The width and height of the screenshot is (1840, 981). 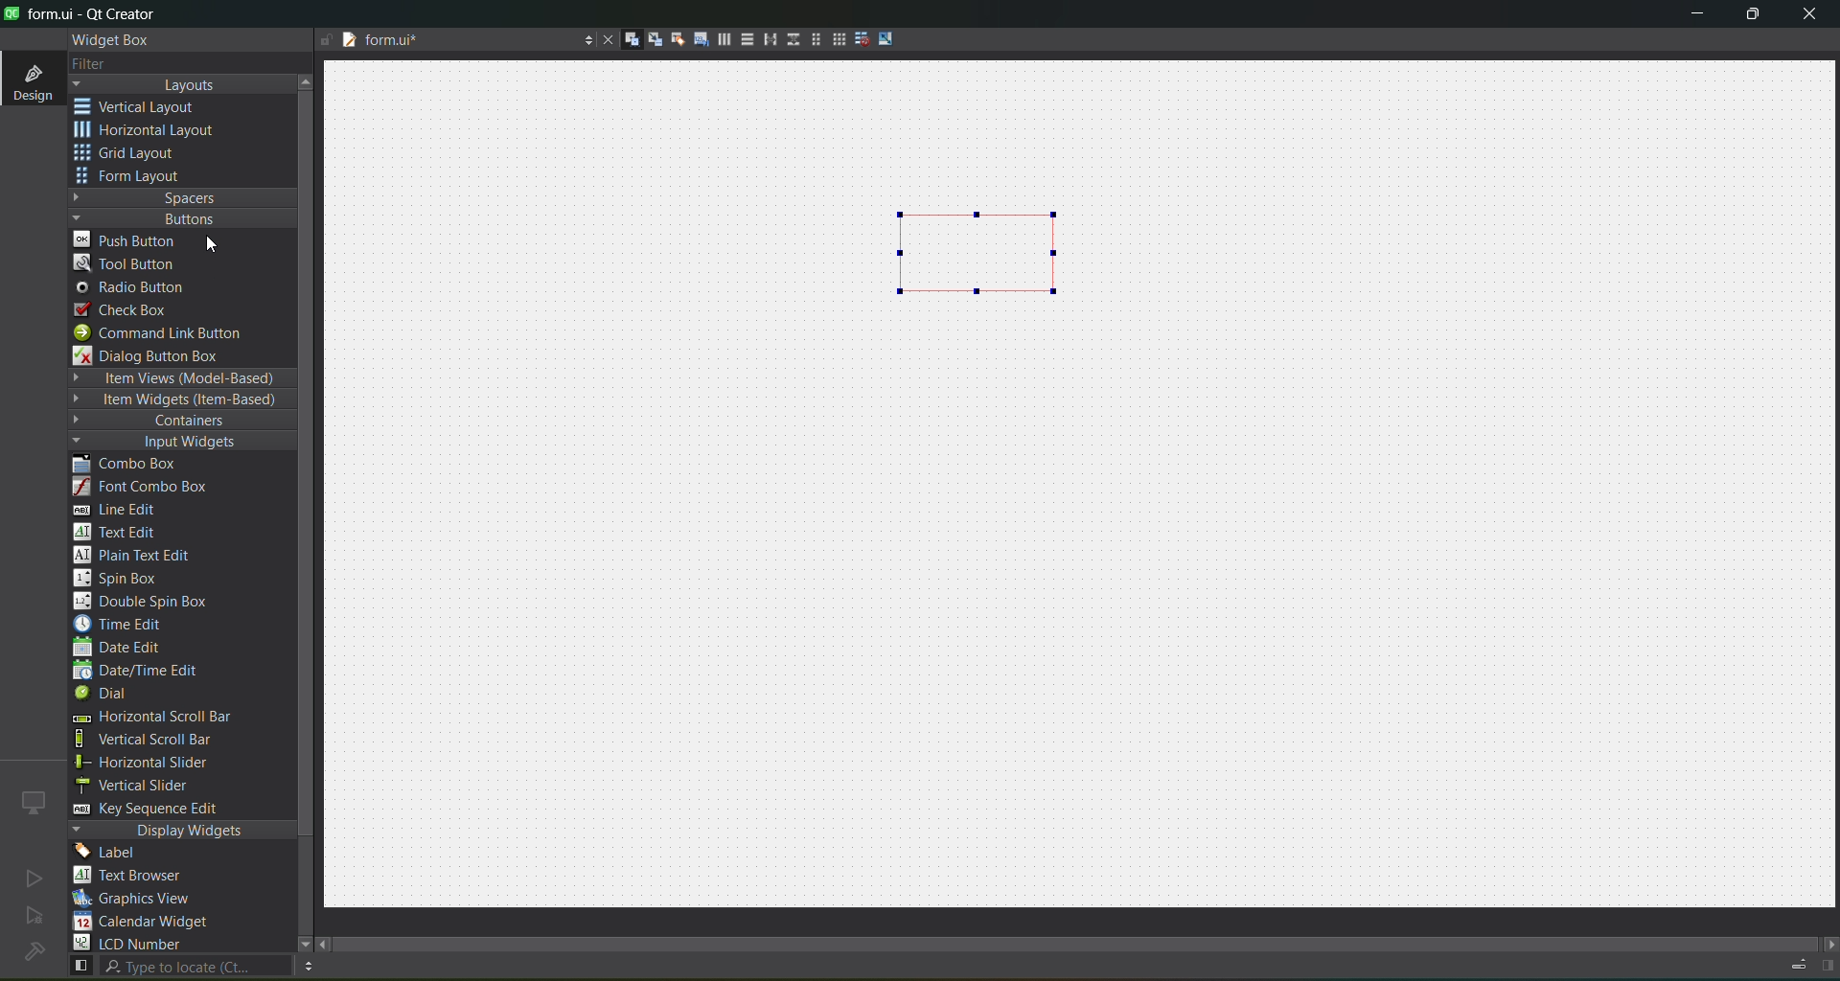 I want to click on search, so click(x=178, y=967).